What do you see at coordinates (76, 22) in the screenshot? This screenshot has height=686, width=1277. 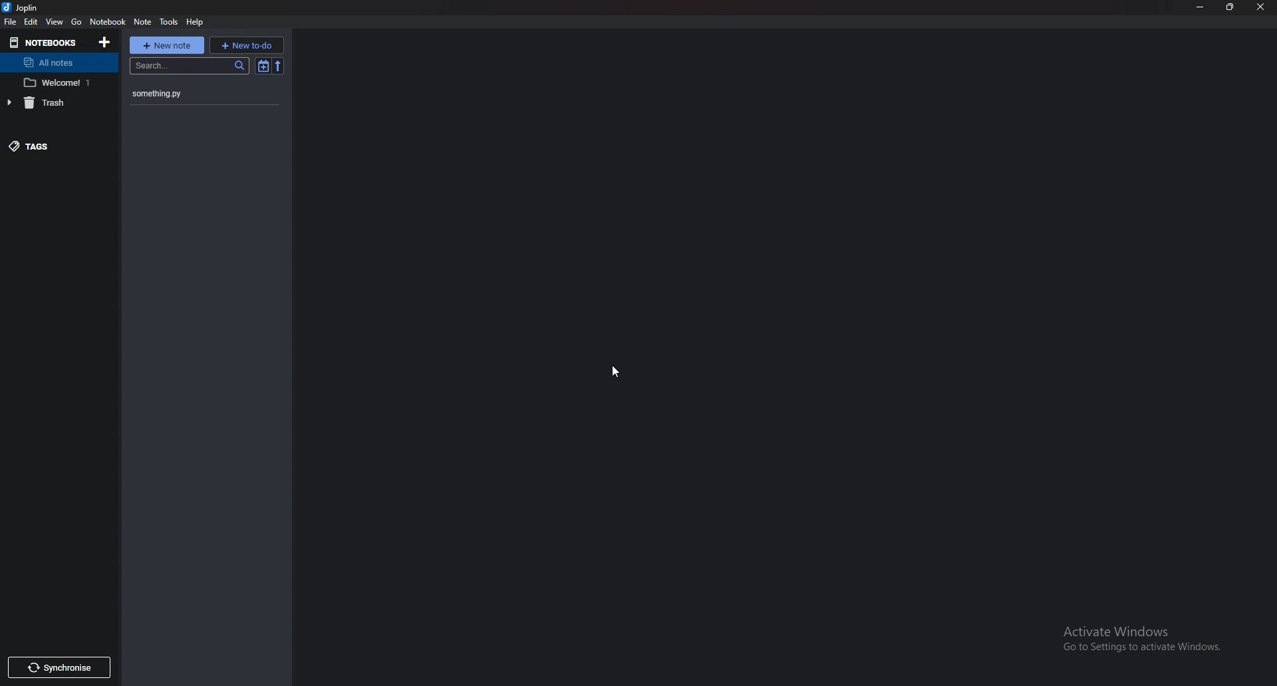 I see `go` at bounding box center [76, 22].